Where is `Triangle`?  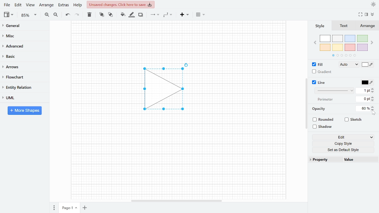
Triangle is located at coordinates (167, 91).